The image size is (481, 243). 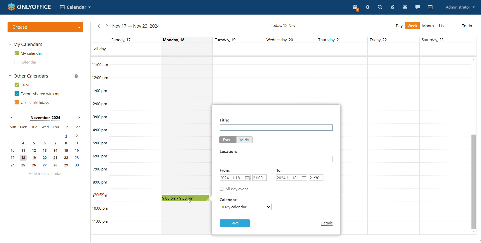 I want to click on previous week, so click(x=99, y=26).